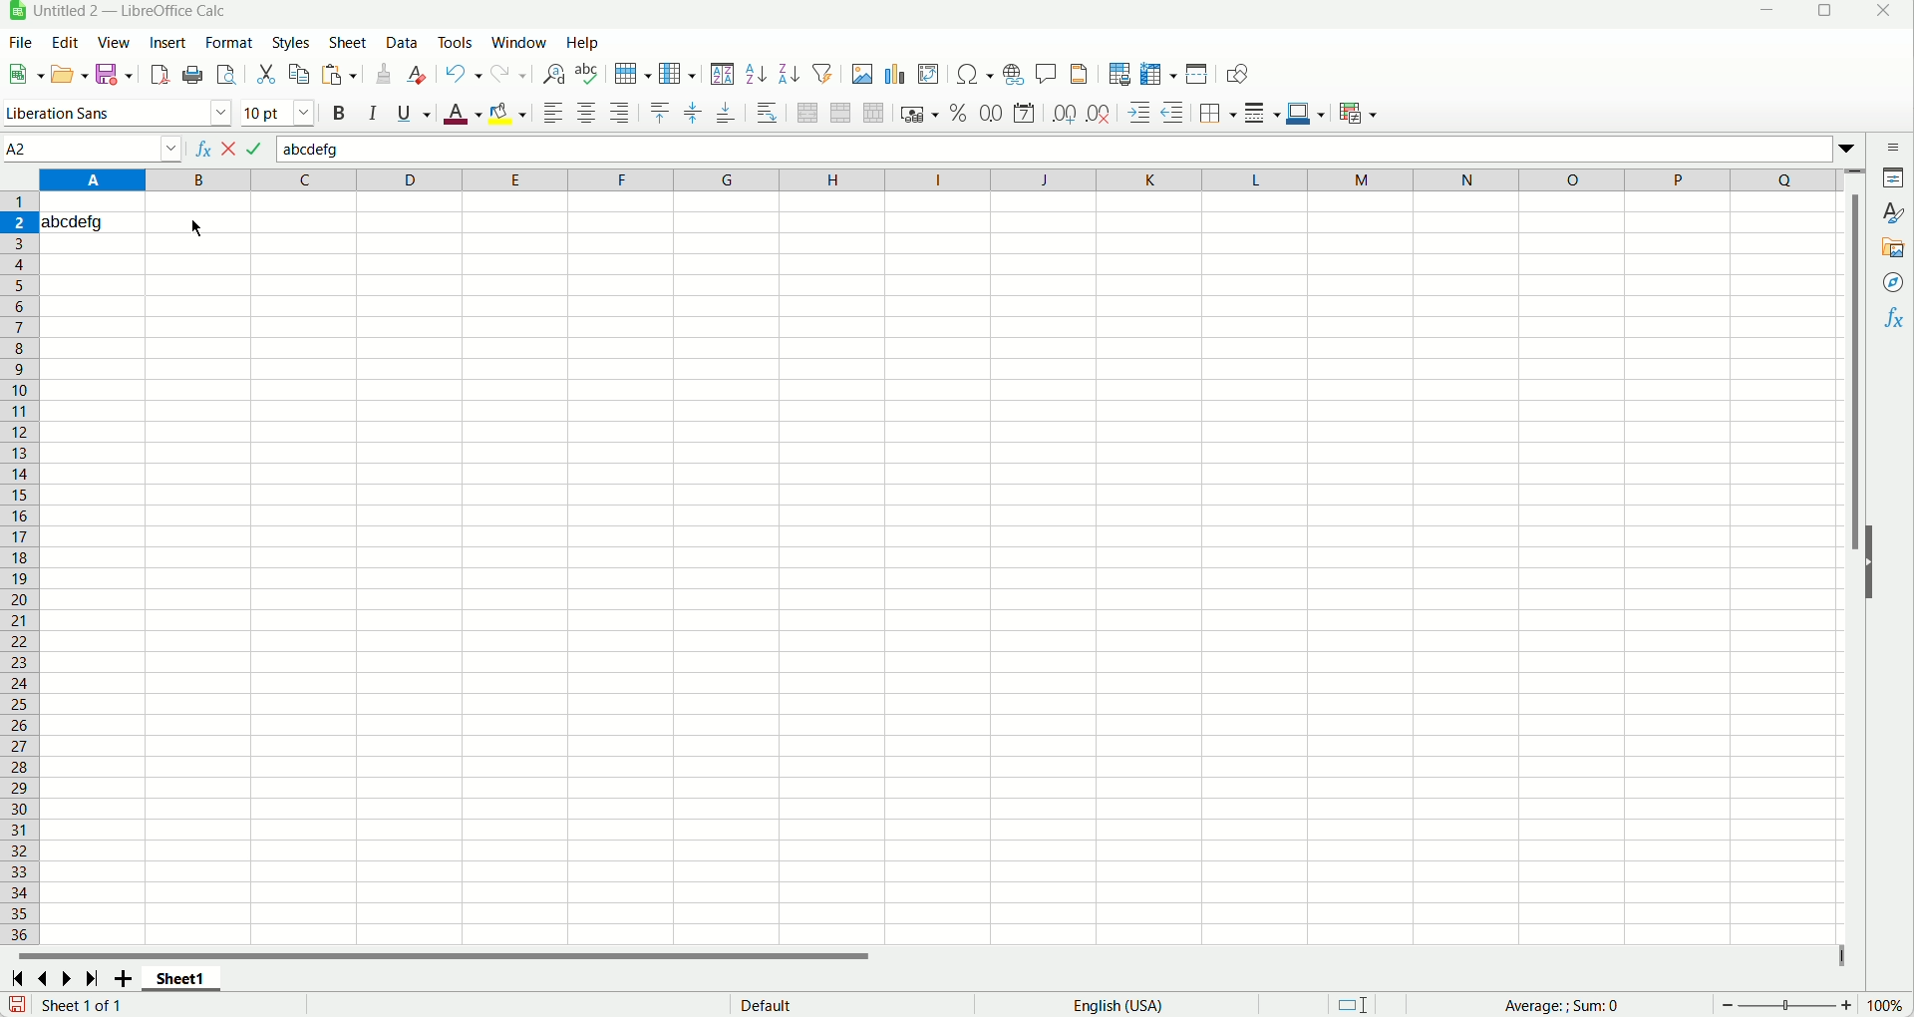  What do you see at coordinates (173, 43) in the screenshot?
I see `insert` at bounding box center [173, 43].